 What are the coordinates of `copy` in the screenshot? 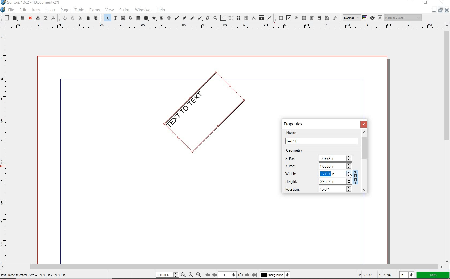 It's located at (88, 18).